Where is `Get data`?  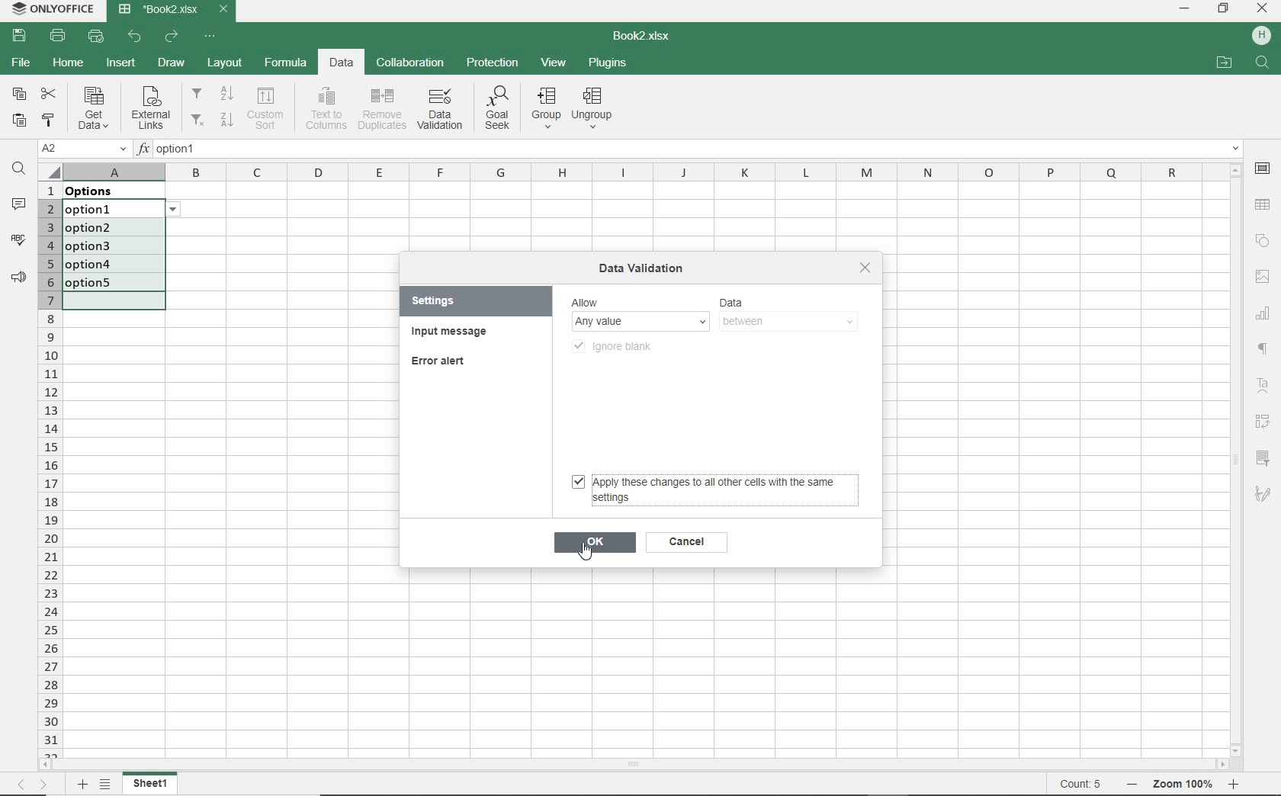 Get data is located at coordinates (91, 108).